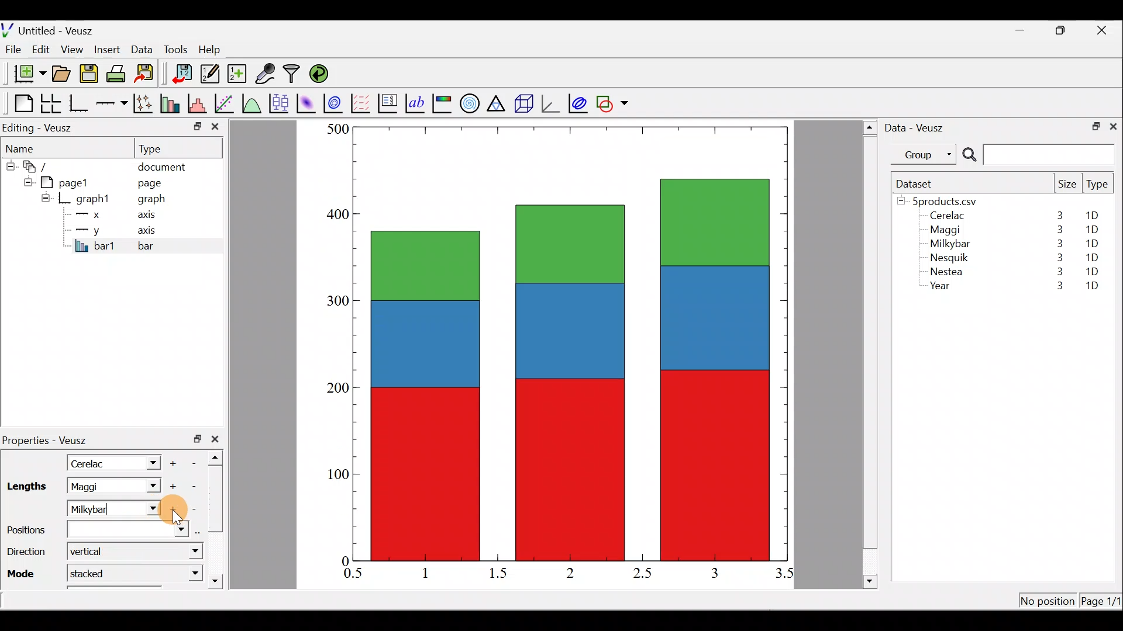 This screenshot has width=1123, height=631. What do you see at coordinates (926, 154) in the screenshot?
I see `Group` at bounding box center [926, 154].